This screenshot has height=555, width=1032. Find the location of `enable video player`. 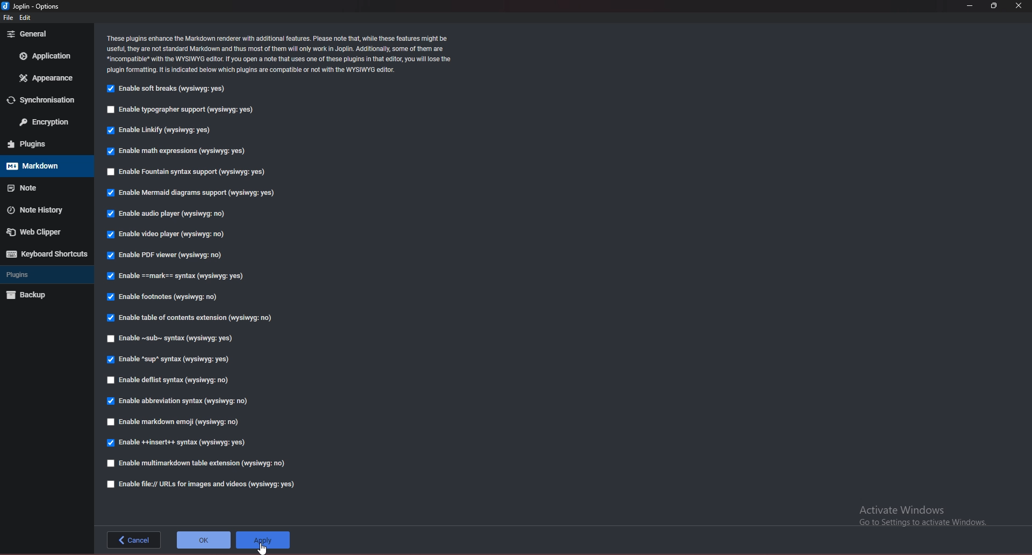

enable video player is located at coordinates (169, 235).